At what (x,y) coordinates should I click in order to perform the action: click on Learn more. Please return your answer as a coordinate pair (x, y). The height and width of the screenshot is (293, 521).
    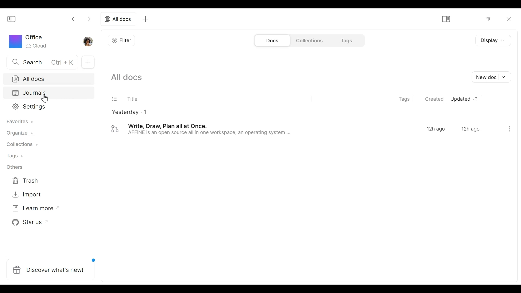
    Looking at the image, I should click on (33, 209).